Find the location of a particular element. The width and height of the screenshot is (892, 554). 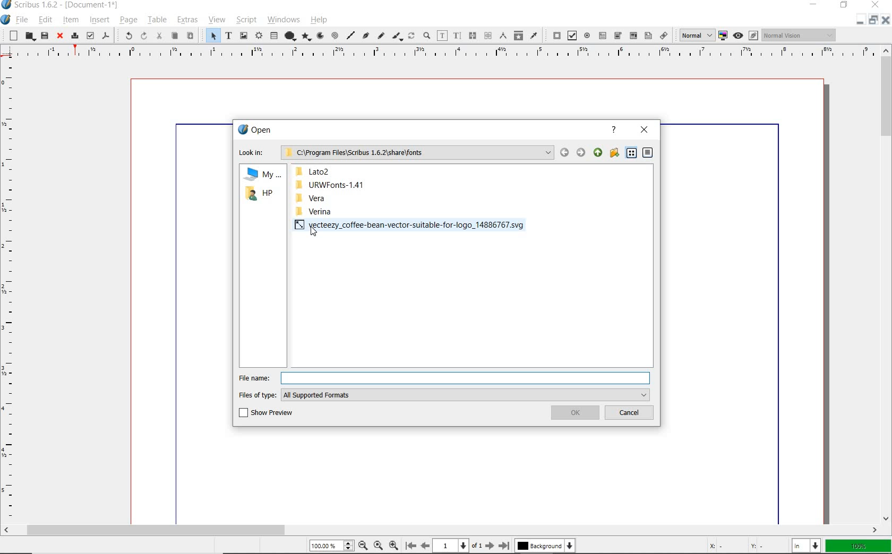

ok is located at coordinates (575, 412).